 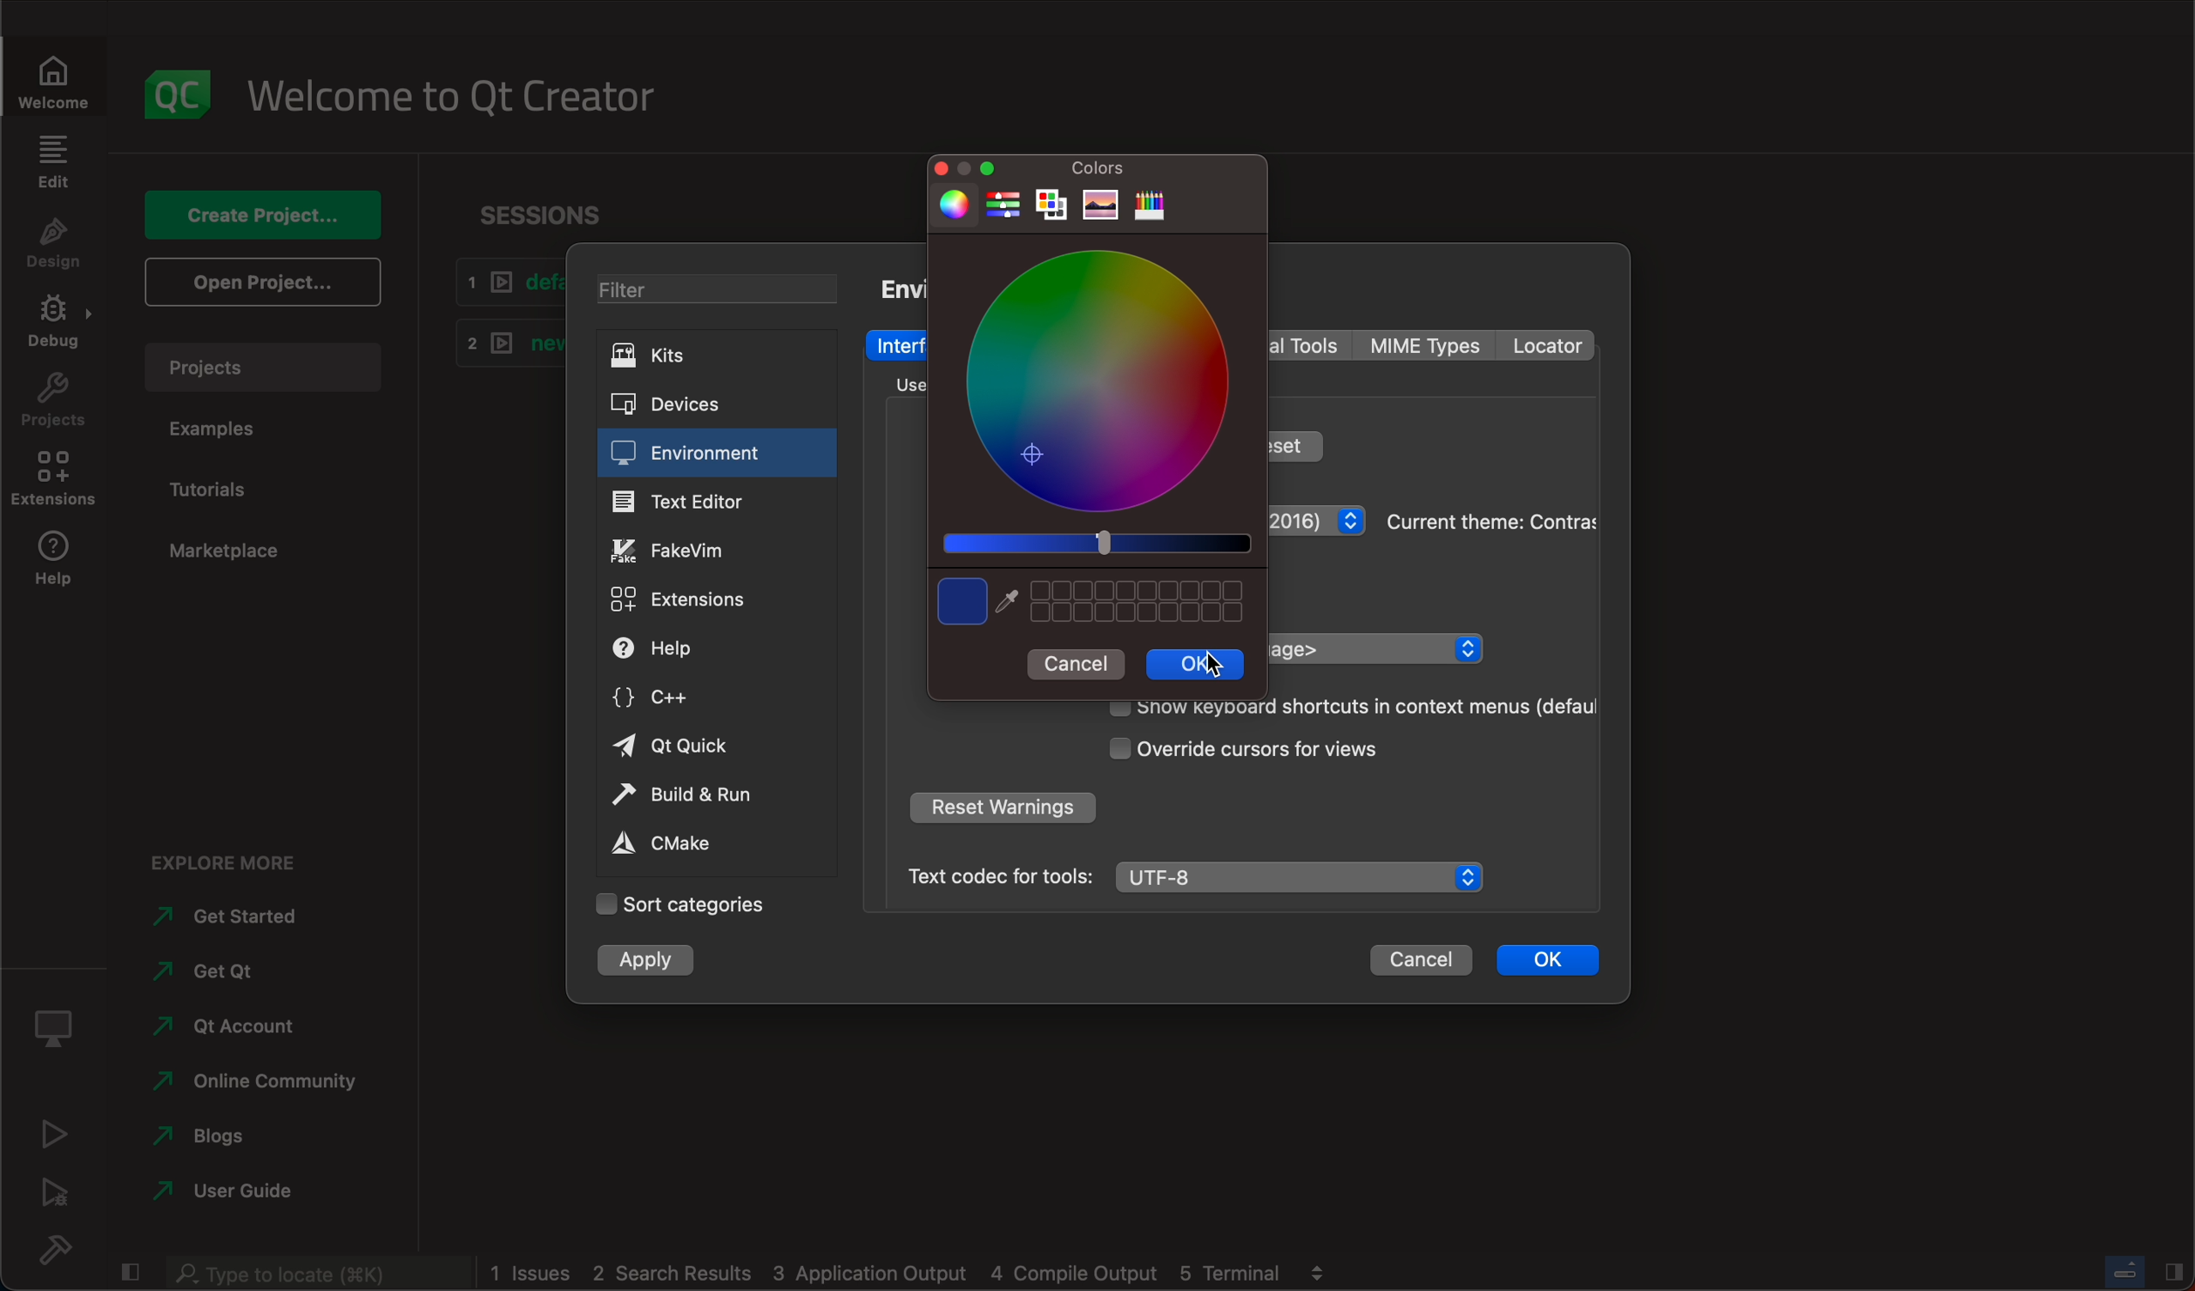 I want to click on show keyboard, so click(x=1343, y=707).